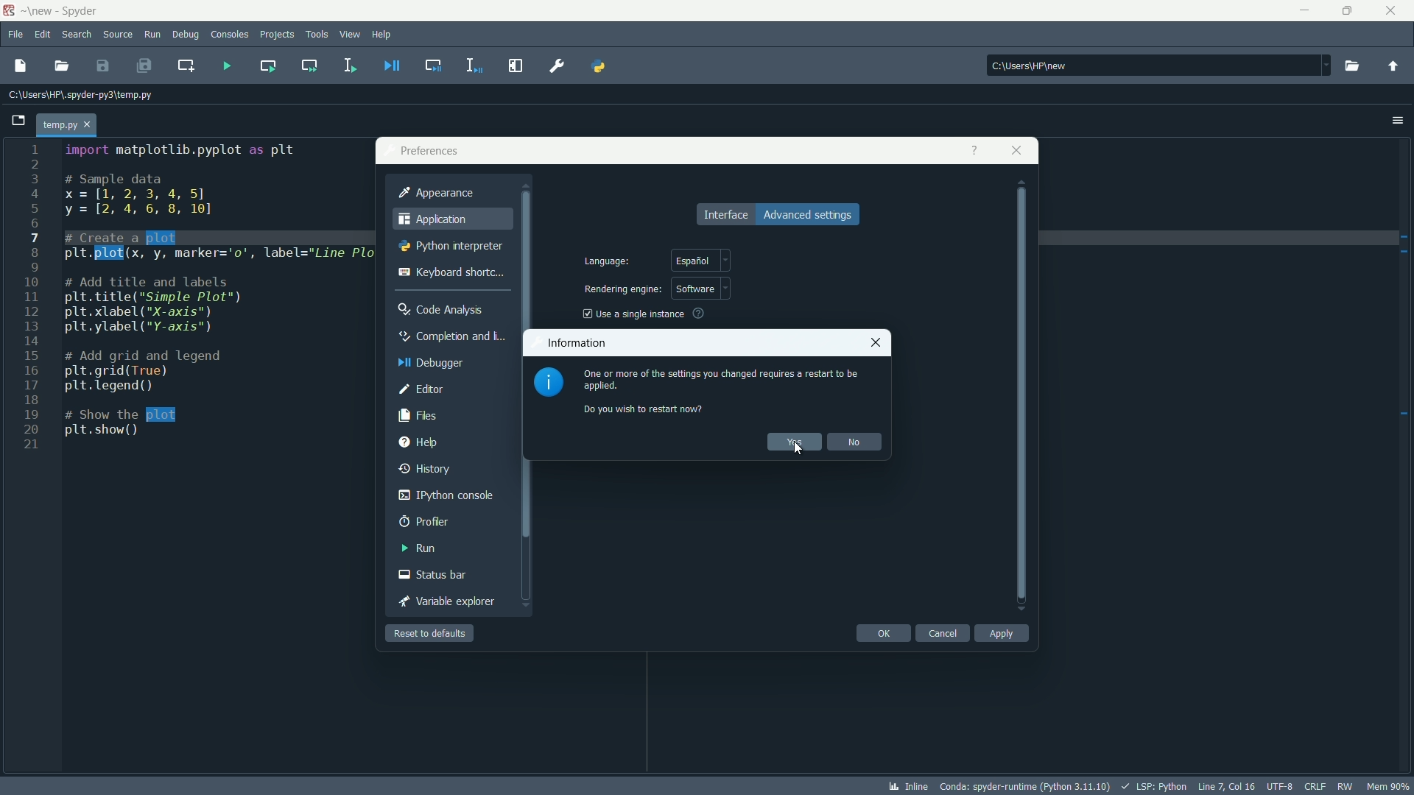 The image size is (1414, 795). What do you see at coordinates (434, 66) in the screenshot?
I see `debug cell` at bounding box center [434, 66].